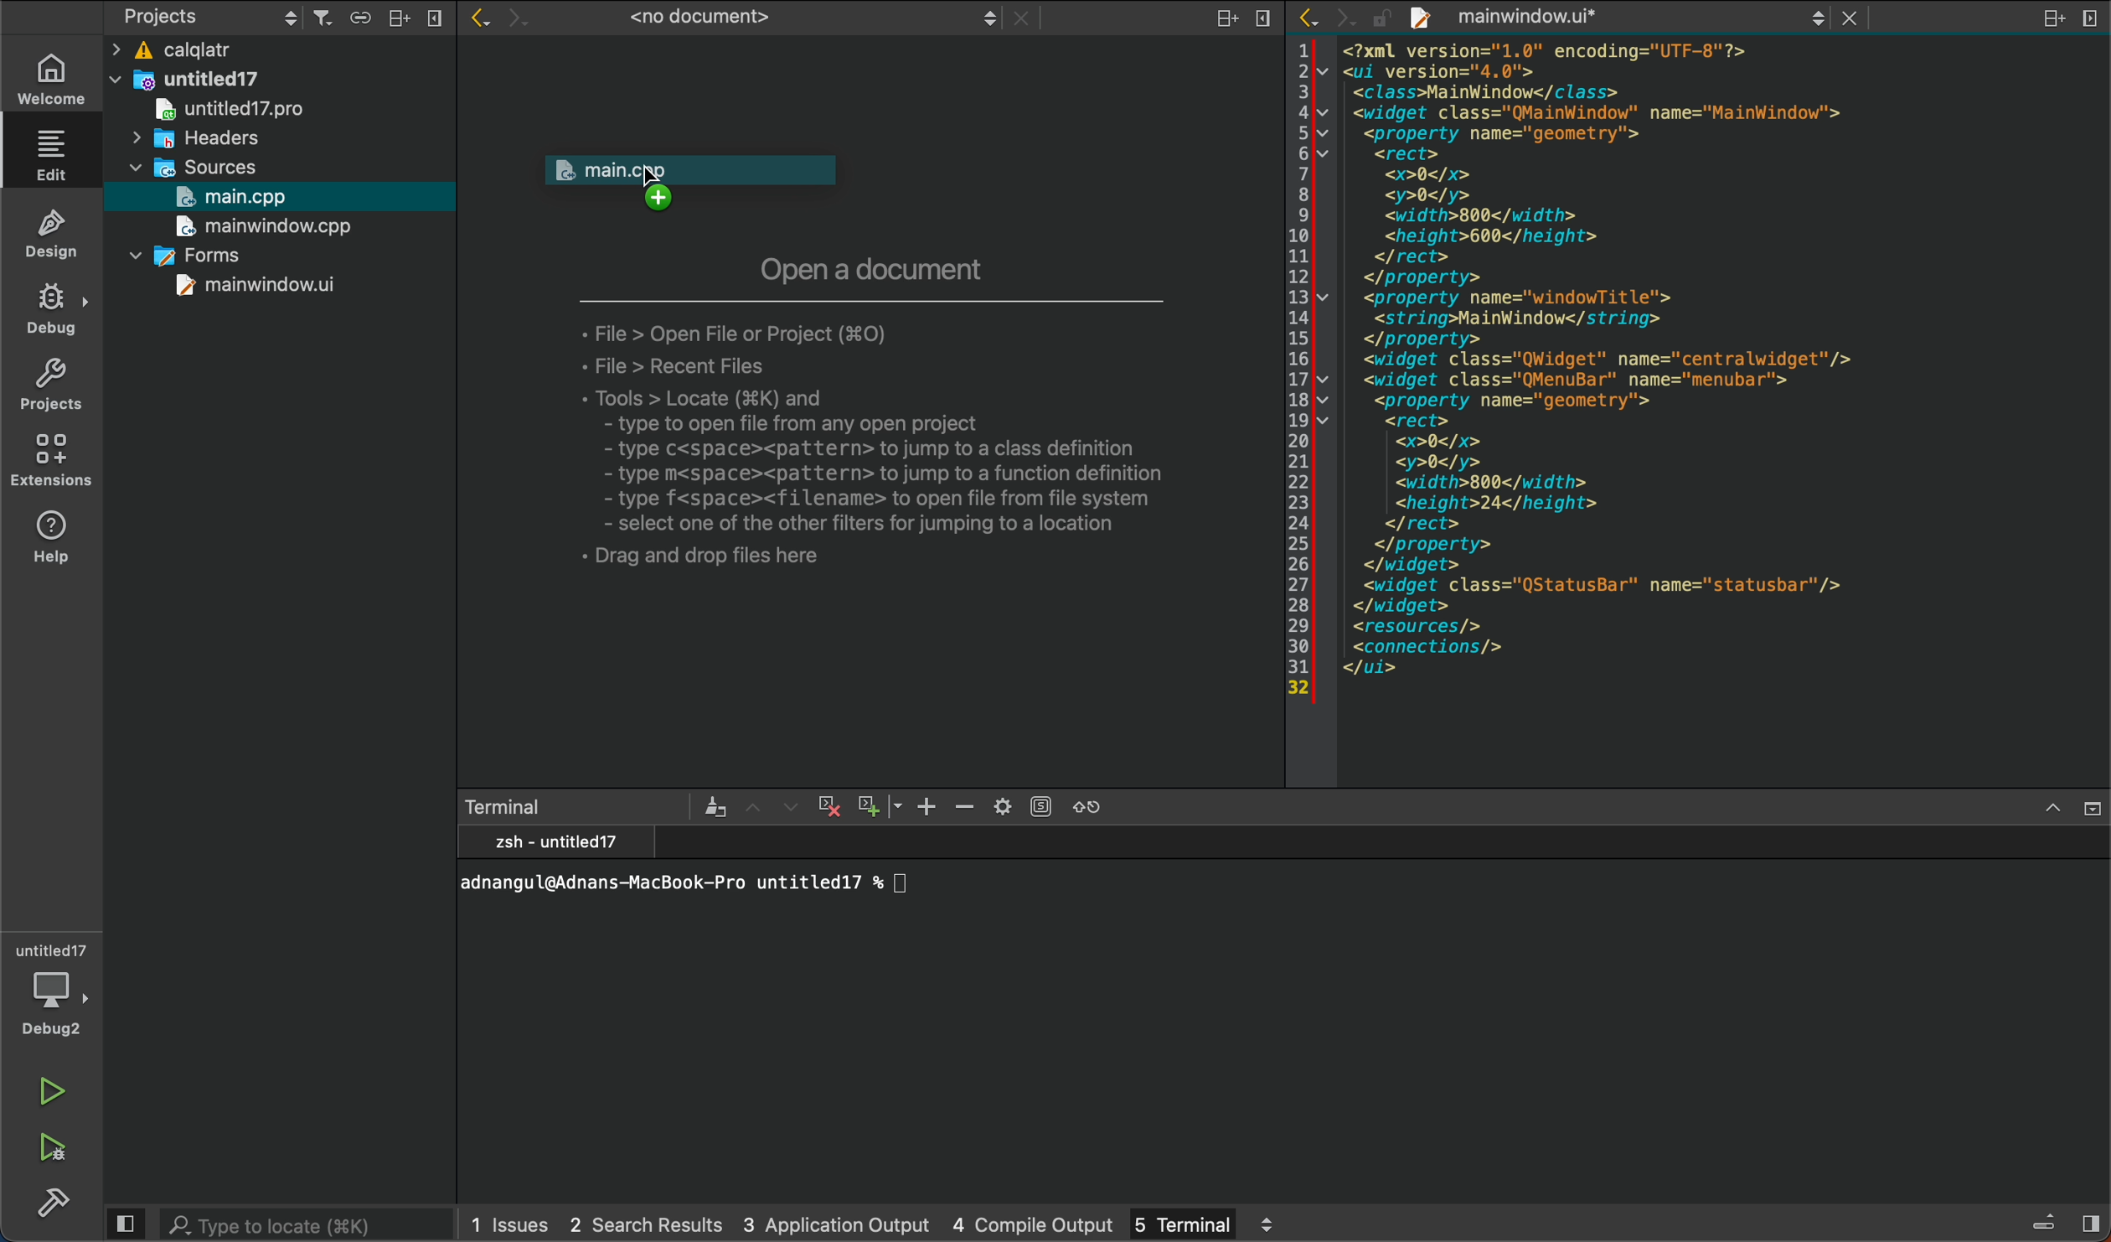 This screenshot has width=2111, height=1242. Describe the element at coordinates (2088, 18) in the screenshot. I see `remove split` at that location.